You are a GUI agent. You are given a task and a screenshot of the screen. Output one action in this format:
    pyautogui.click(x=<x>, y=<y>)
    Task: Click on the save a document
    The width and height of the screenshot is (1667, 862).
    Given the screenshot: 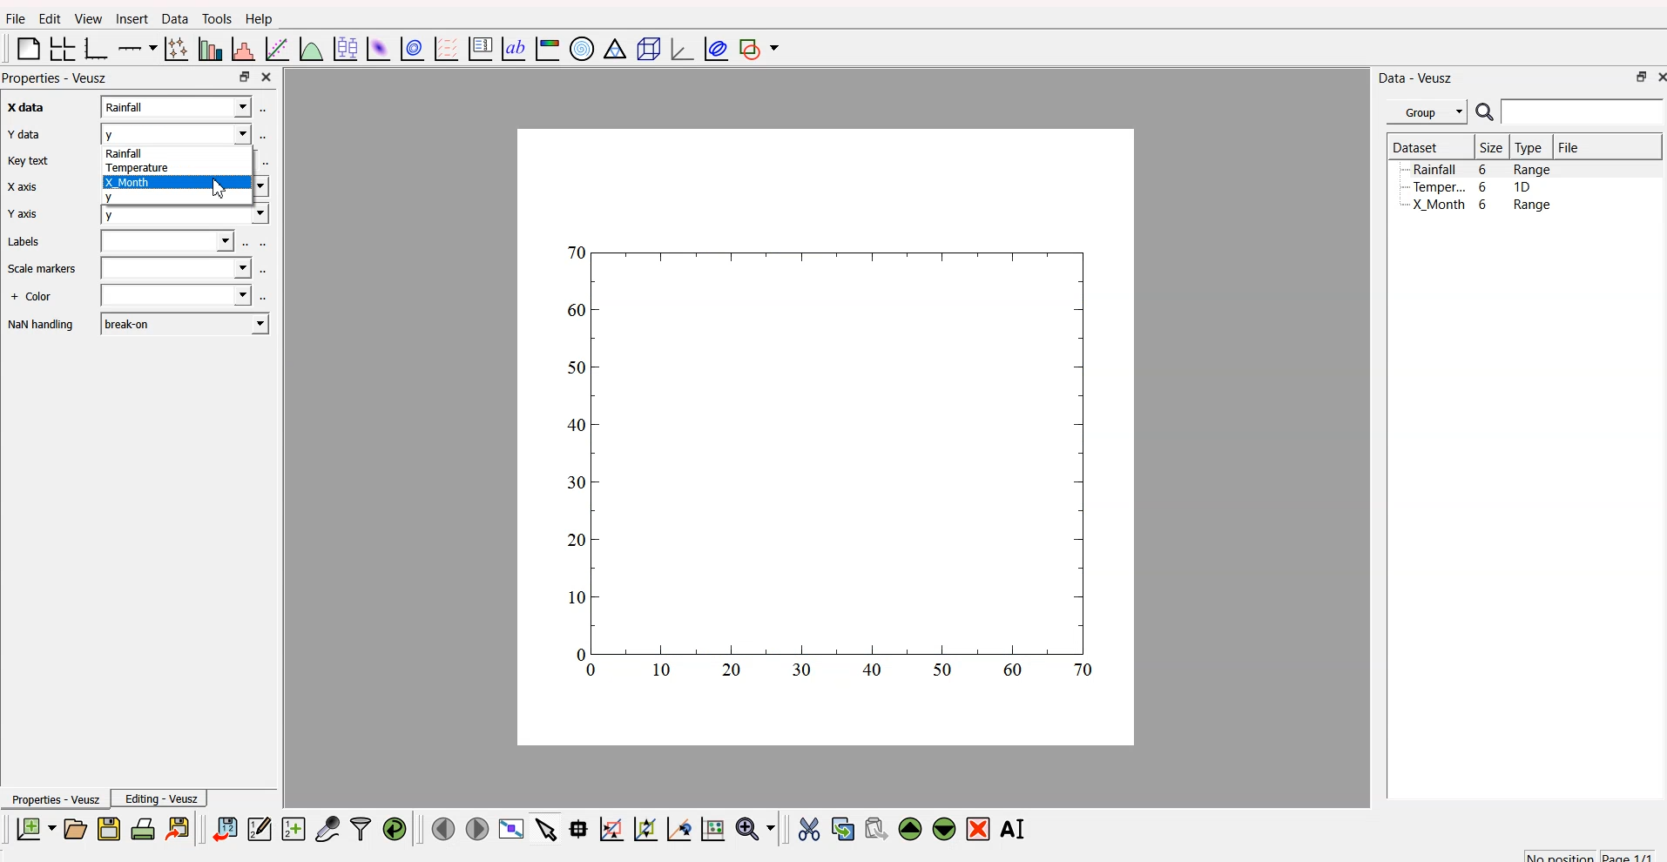 What is the action you would take?
    pyautogui.click(x=106, y=828)
    